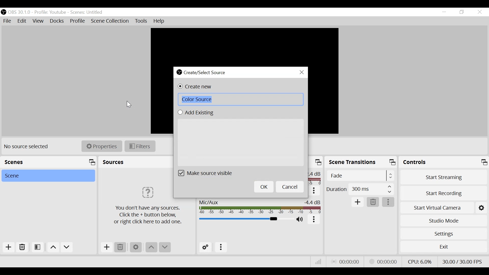 The image size is (489, 275). What do you see at coordinates (140, 21) in the screenshot?
I see `Tools` at bounding box center [140, 21].